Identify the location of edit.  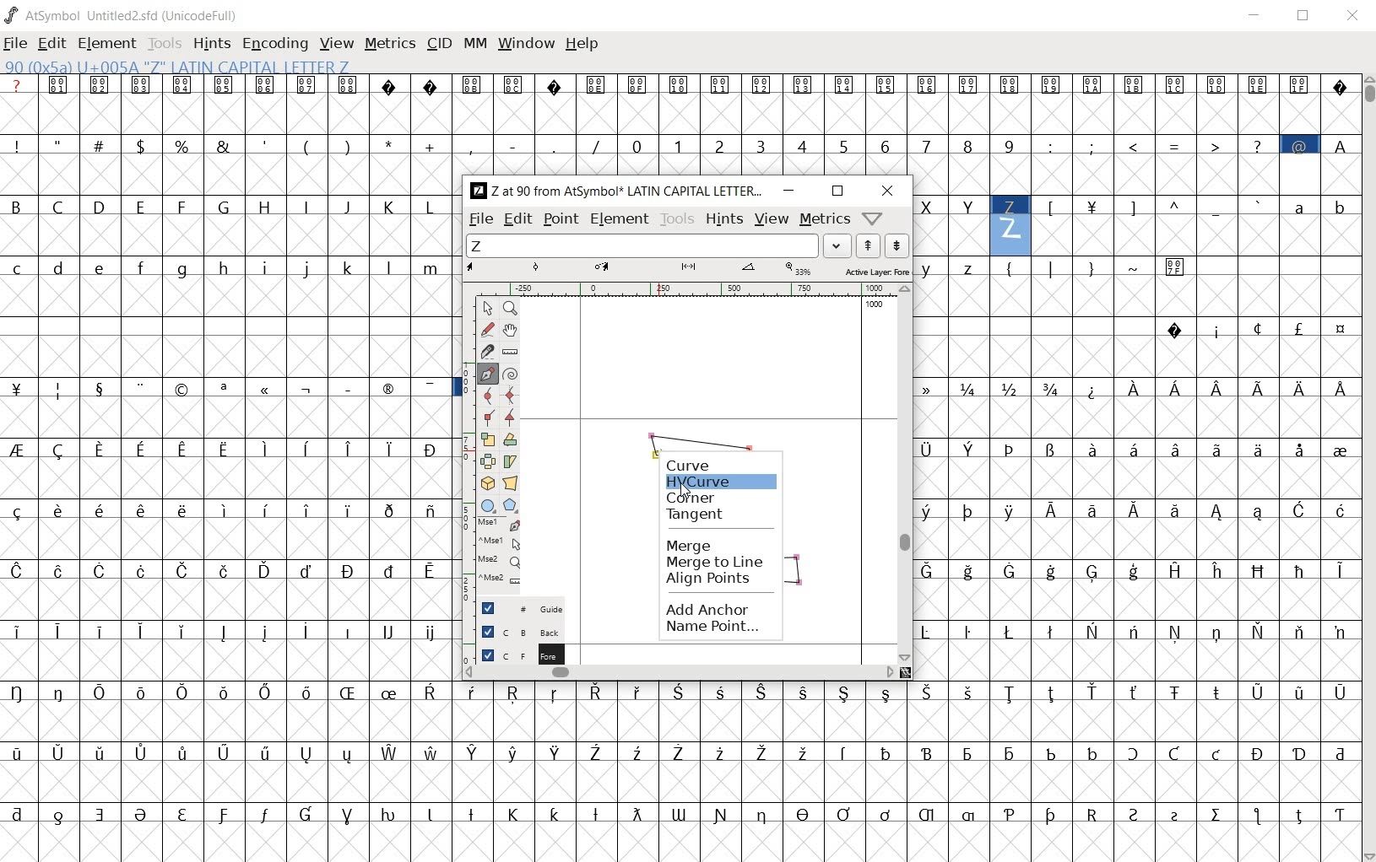
(517, 220).